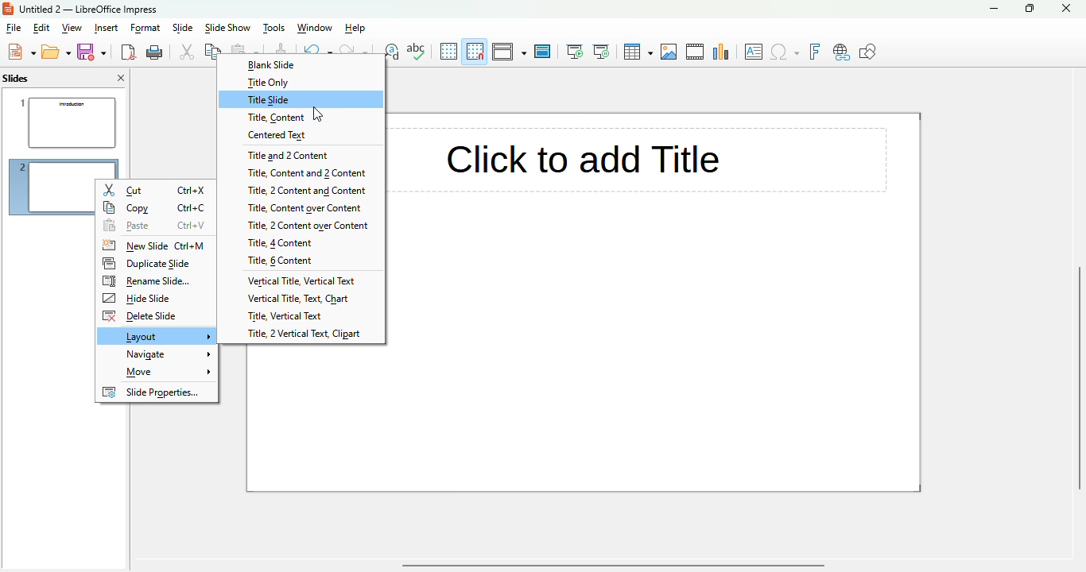 The image size is (1086, 572). I want to click on close, so click(1065, 8).